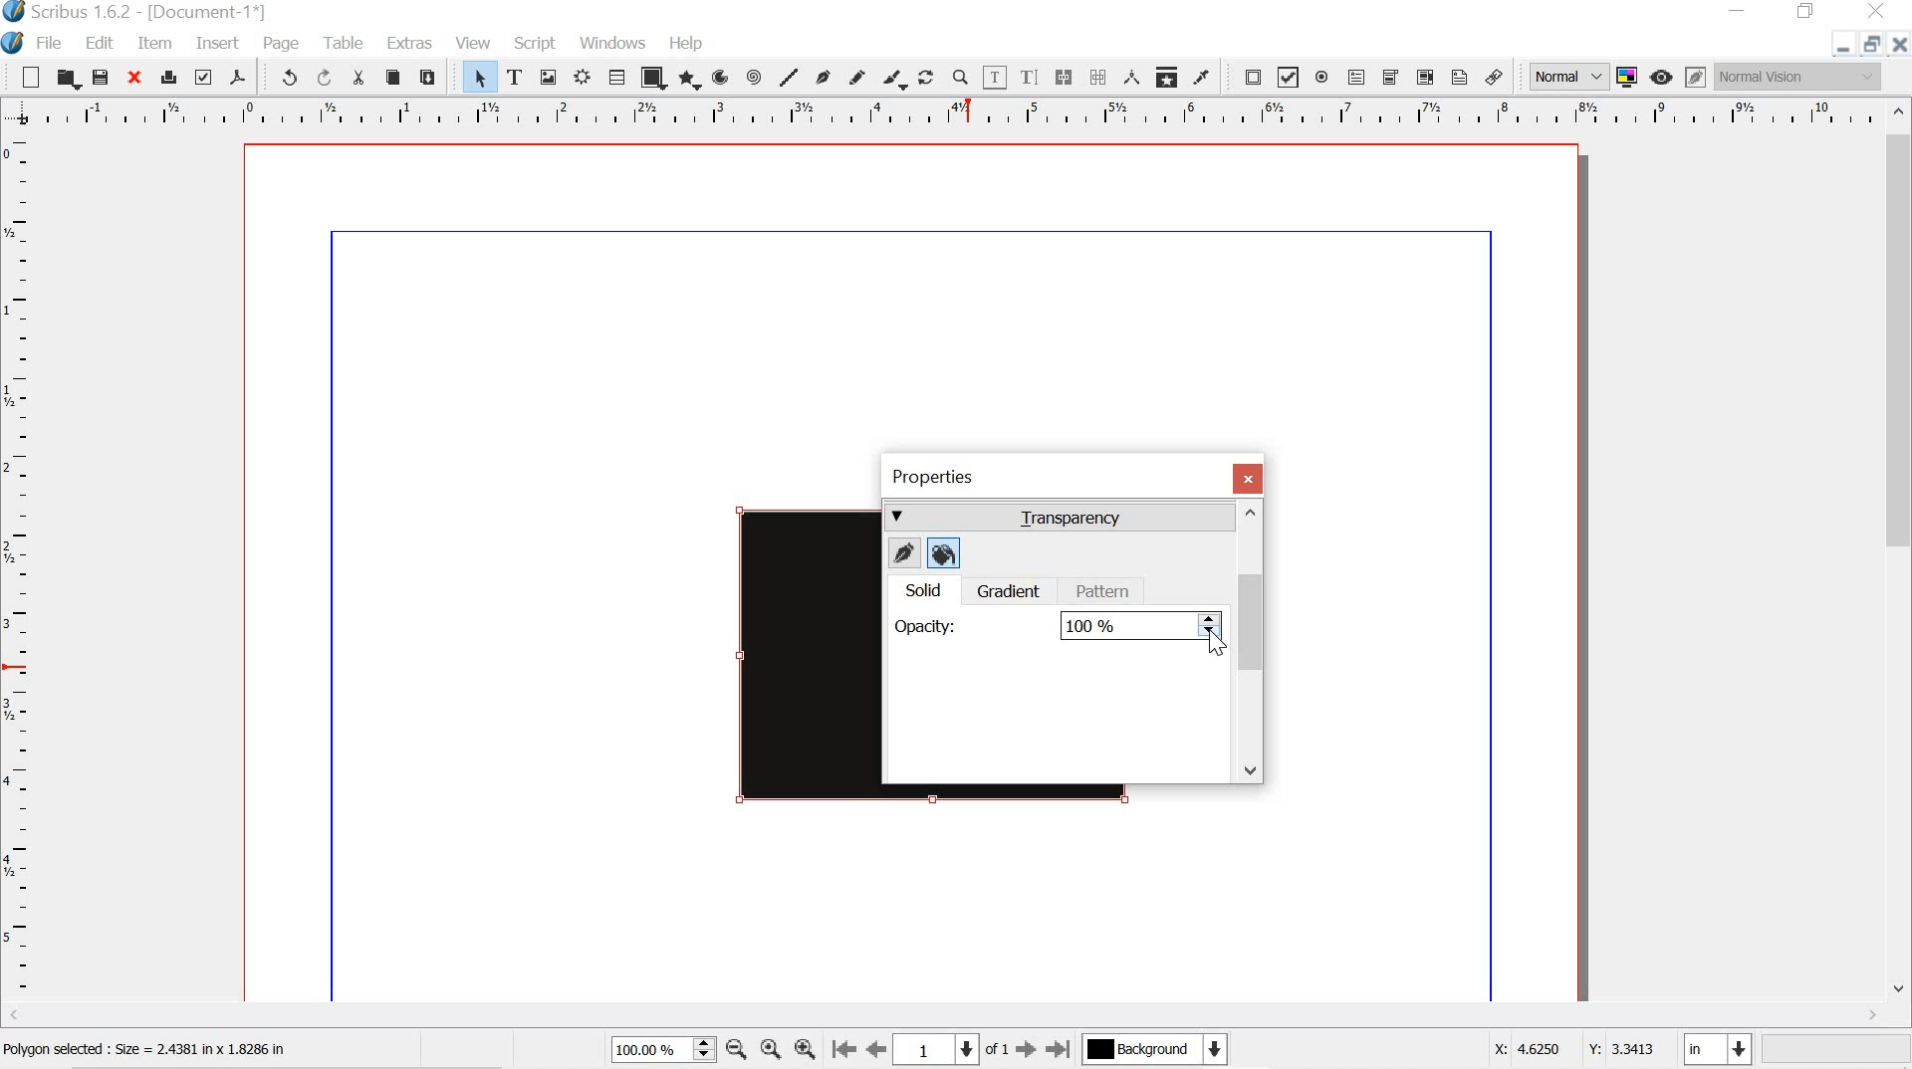 The image size is (1912, 1069). What do you see at coordinates (474, 41) in the screenshot?
I see `view` at bounding box center [474, 41].